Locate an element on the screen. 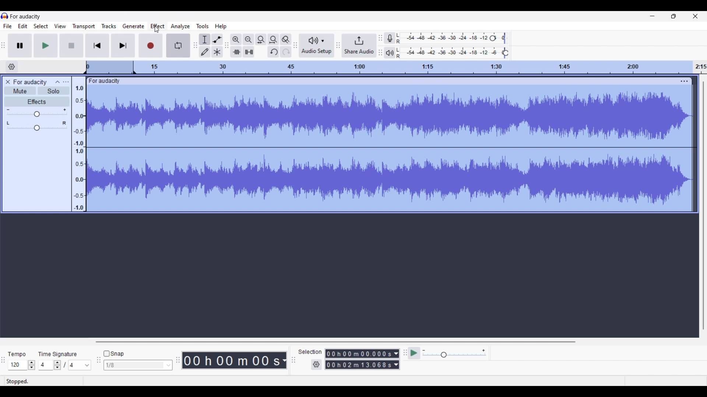 The width and height of the screenshot is (707, 397). Recording level is located at coordinates (444, 38).